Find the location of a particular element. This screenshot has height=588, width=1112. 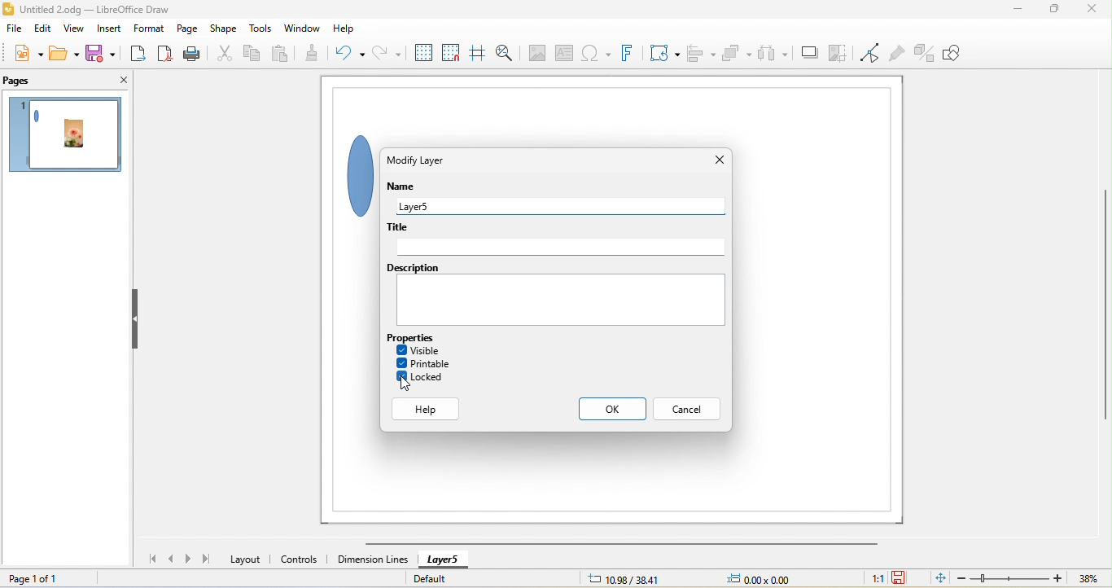

description is located at coordinates (555, 293).